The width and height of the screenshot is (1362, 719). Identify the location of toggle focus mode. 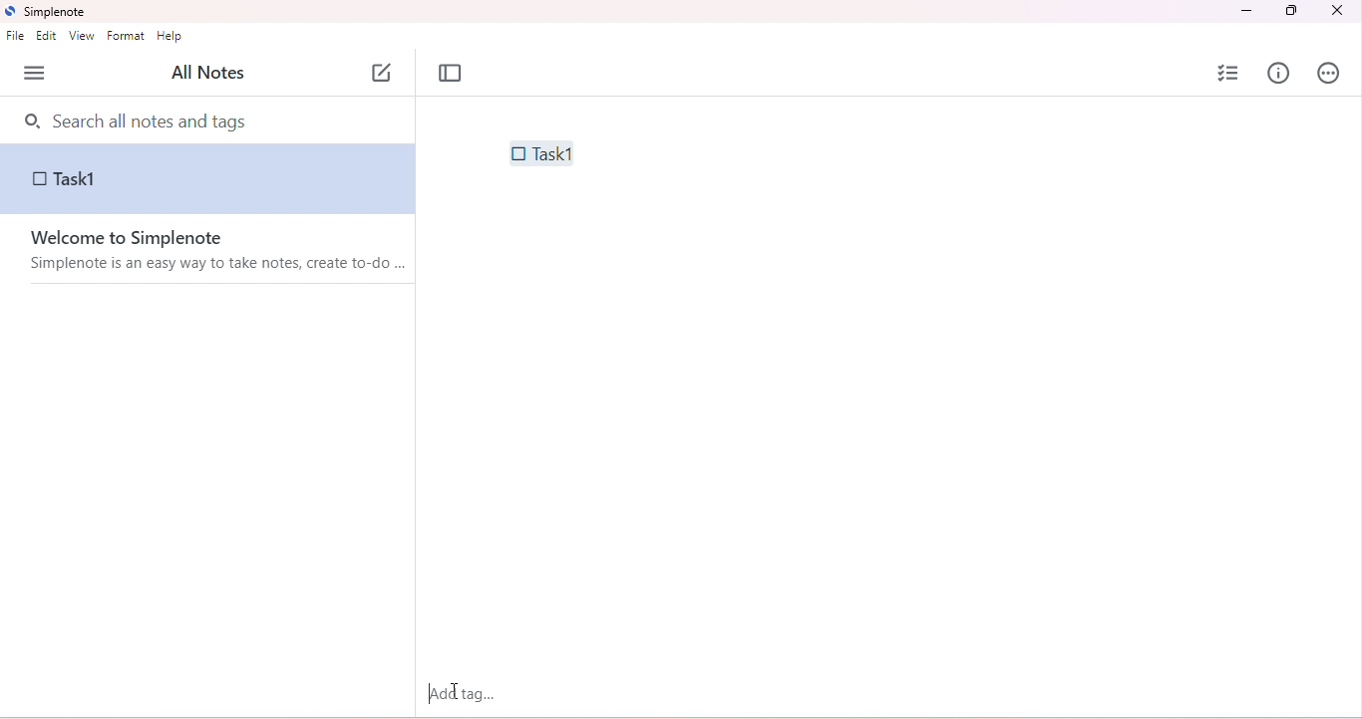
(451, 74).